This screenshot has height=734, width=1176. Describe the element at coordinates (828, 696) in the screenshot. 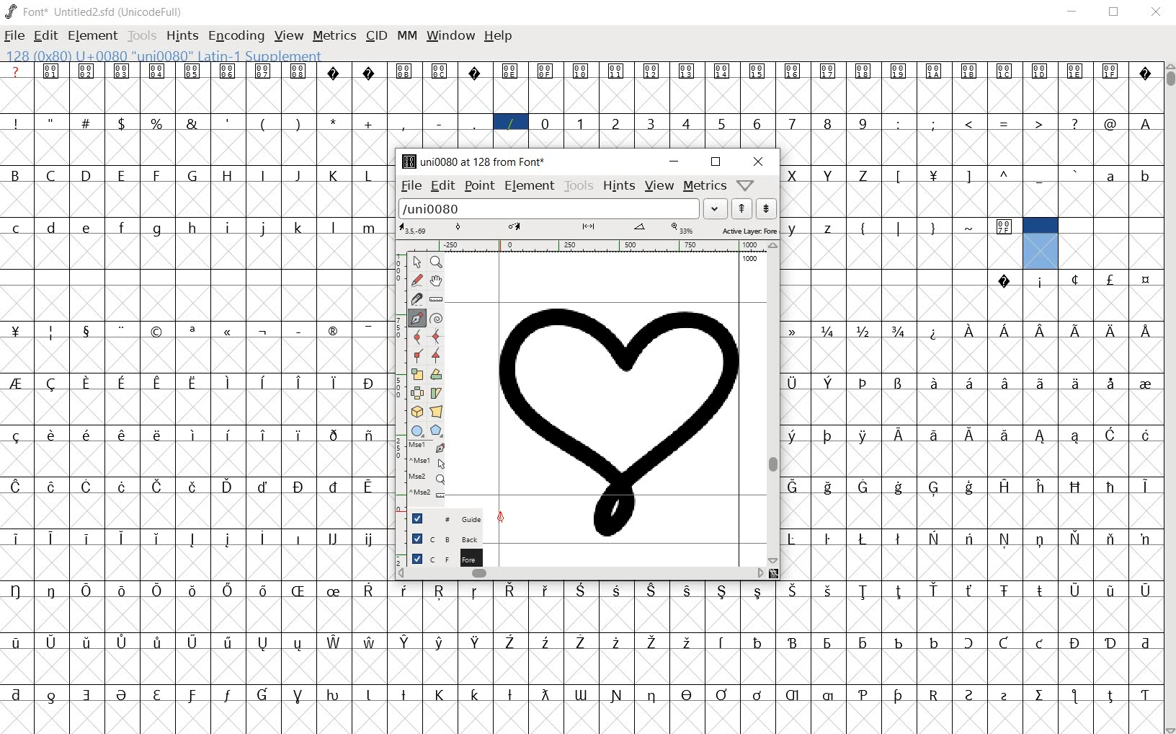

I see `glyph` at that location.